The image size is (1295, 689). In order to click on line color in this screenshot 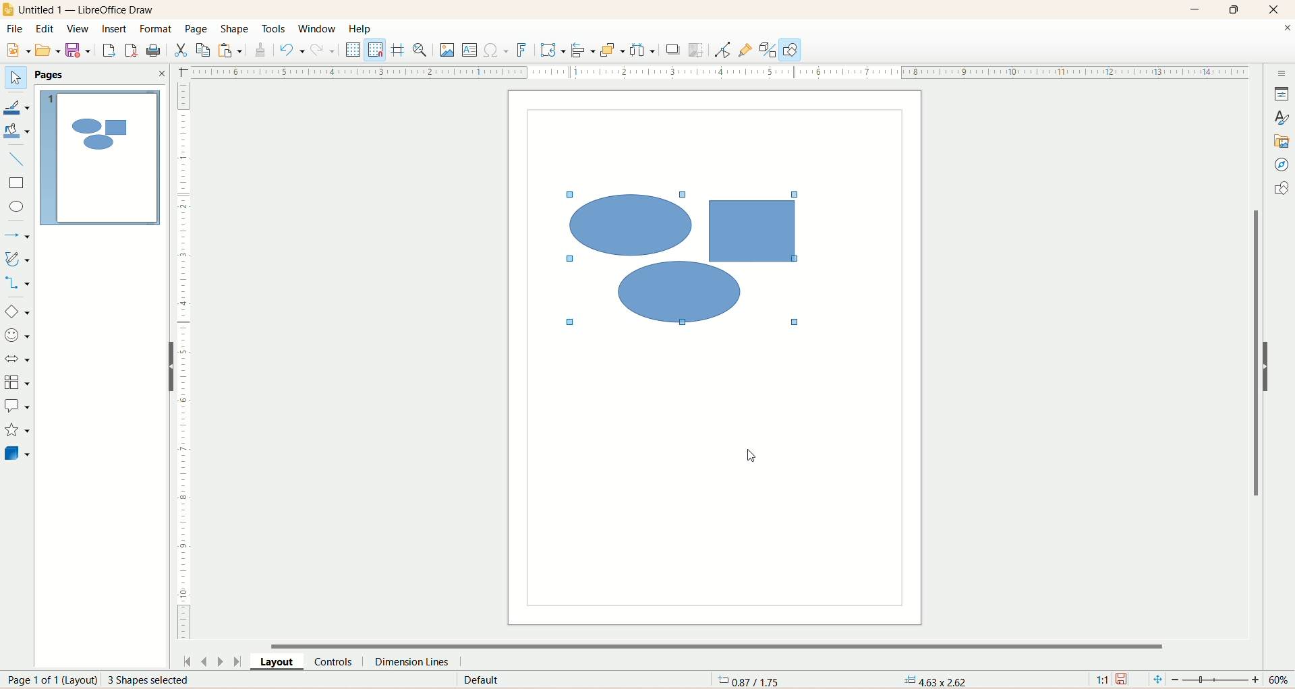, I will do `click(17, 107)`.